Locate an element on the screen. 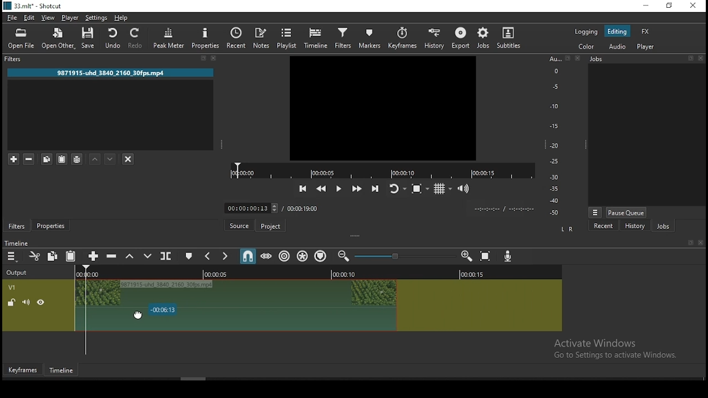 This screenshot has height=398, width=708. show video volume control is located at coordinates (467, 187).